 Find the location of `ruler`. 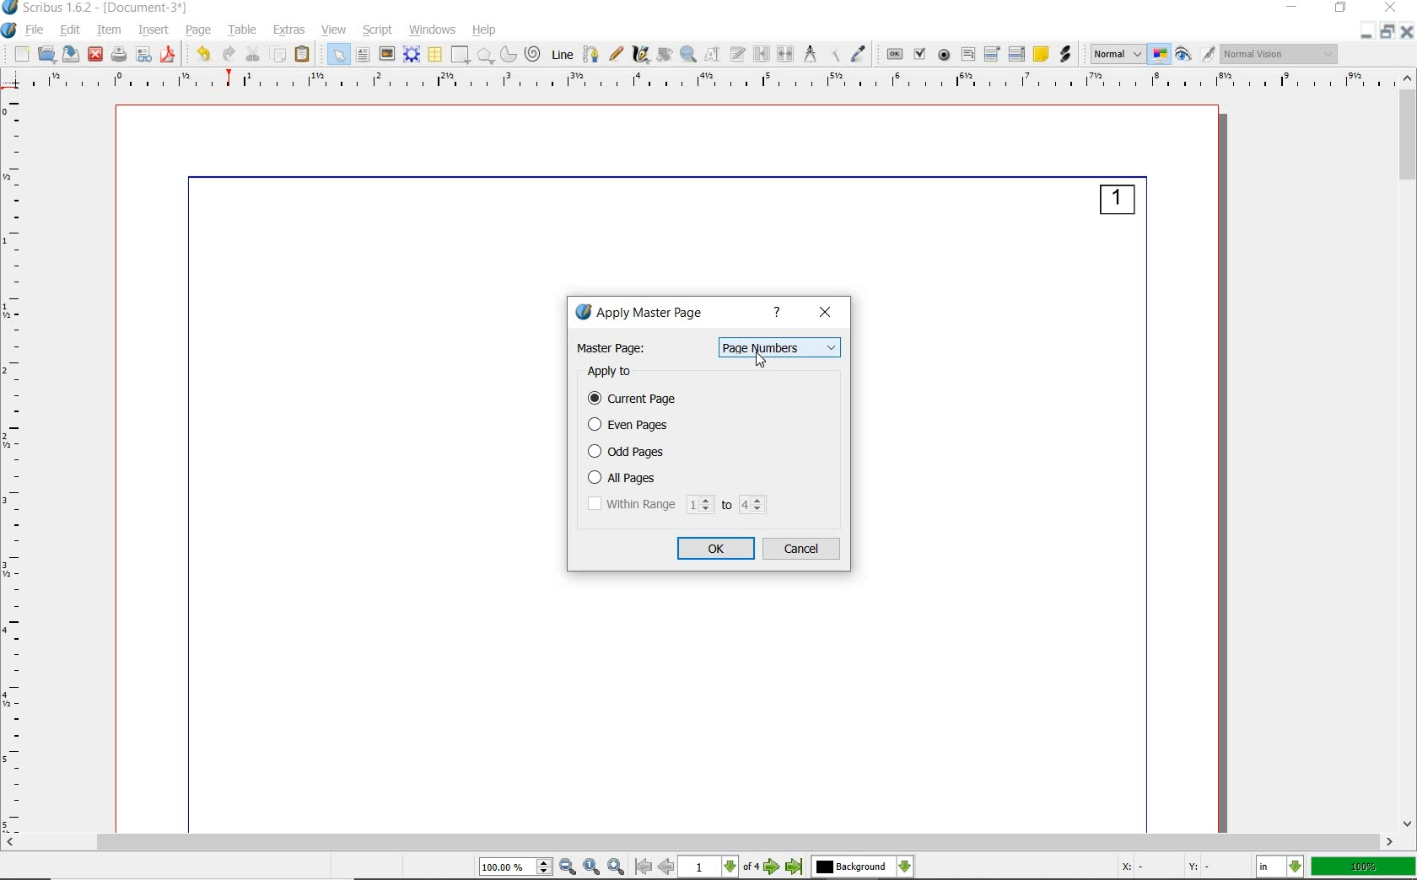

ruler is located at coordinates (20, 464).